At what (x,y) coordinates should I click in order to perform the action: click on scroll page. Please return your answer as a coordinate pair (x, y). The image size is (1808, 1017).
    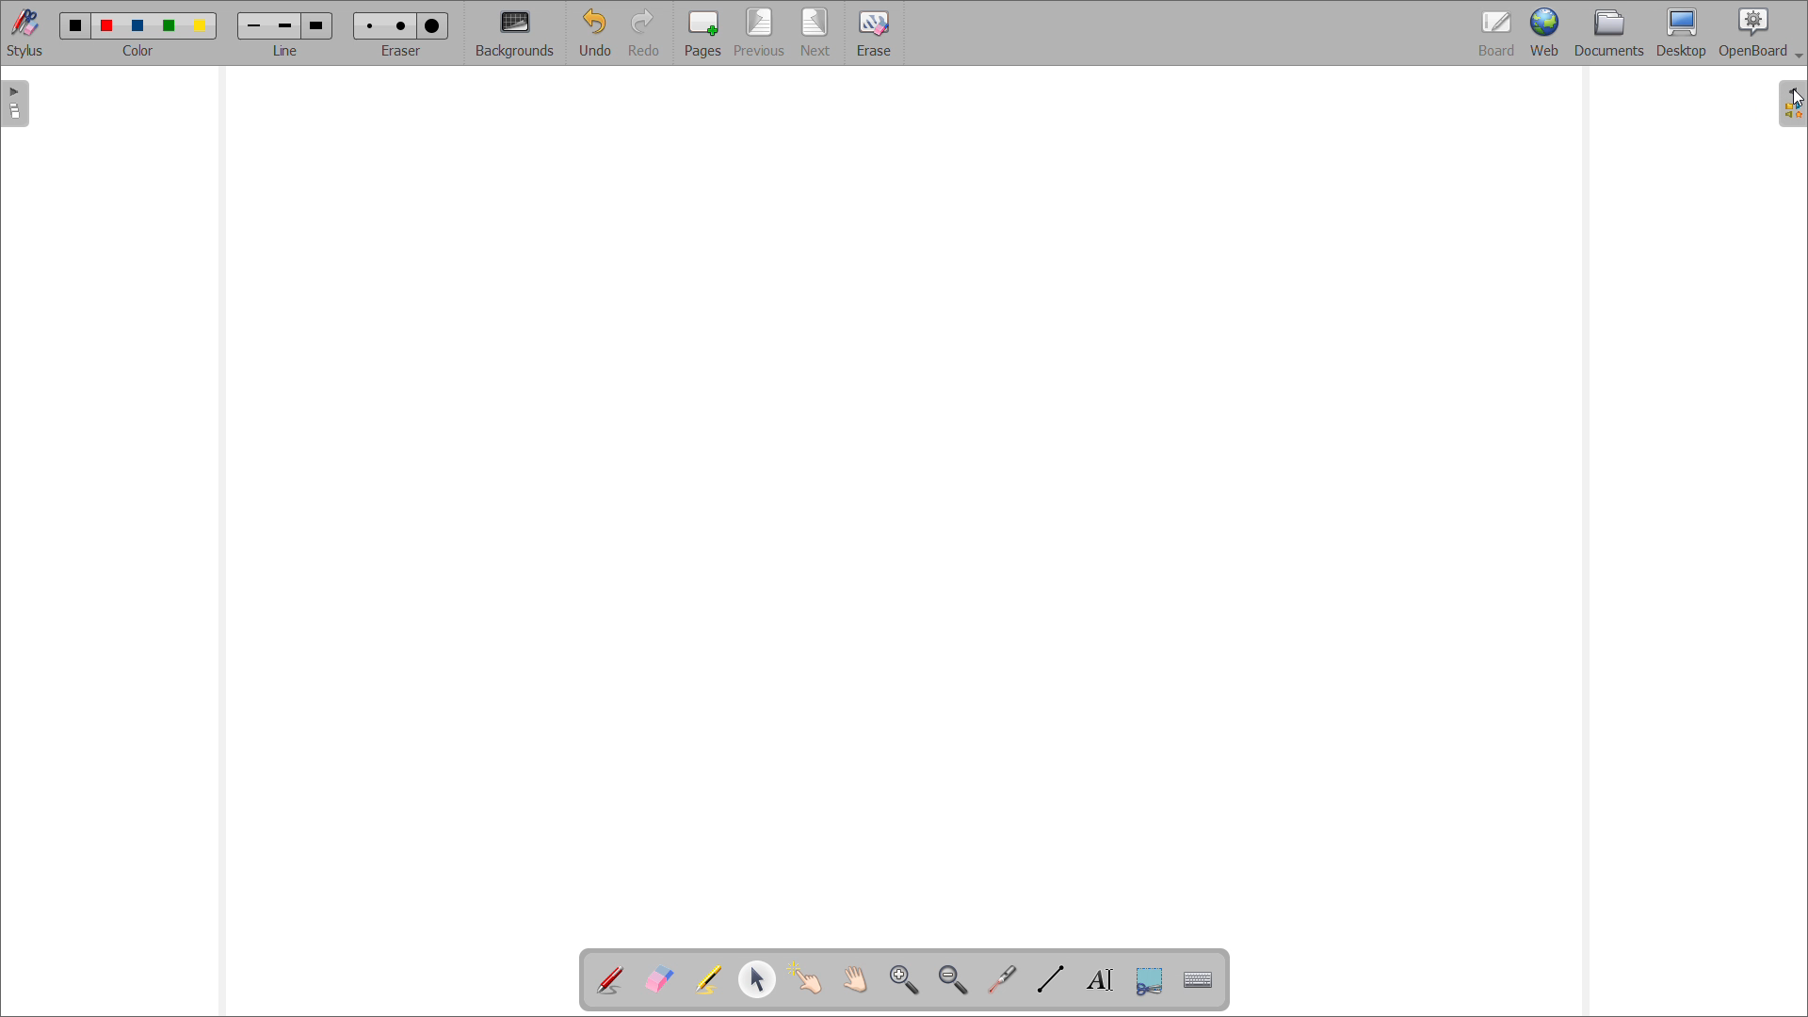
    Looking at the image, I should click on (854, 977).